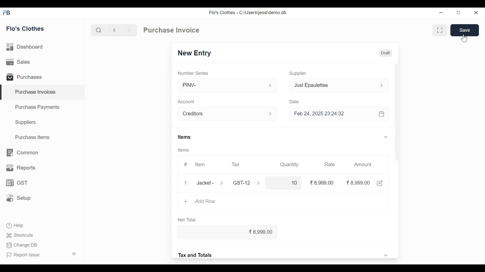 The image size is (485, 272). Describe the element at coordinates (171, 30) in the screenshot. I see `Purchase Invoice` at that location.